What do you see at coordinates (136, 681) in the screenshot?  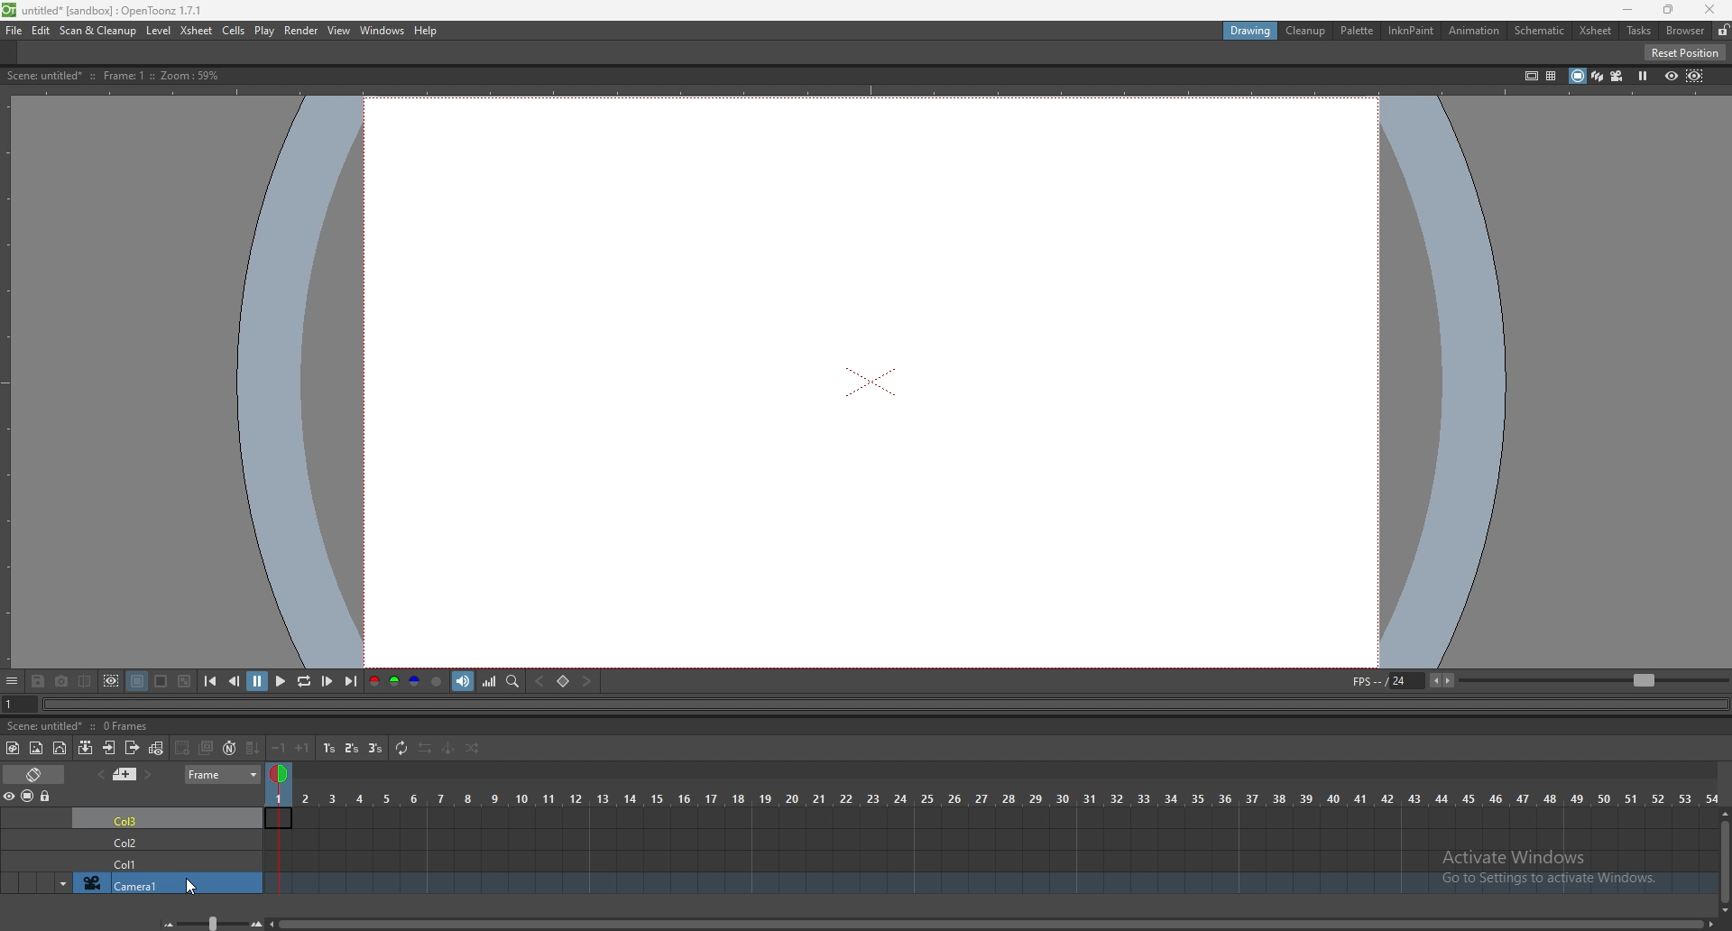 I see `black background` at bounding box center [136, 681].